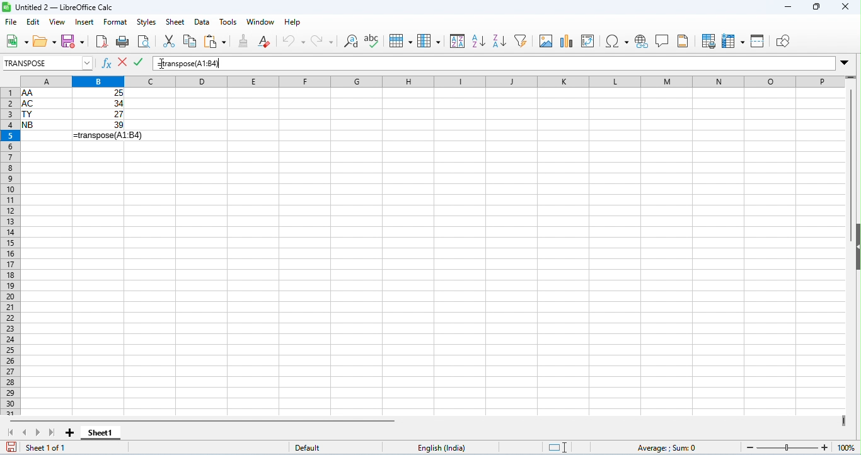  I want to click on split window, so click(759, 41).